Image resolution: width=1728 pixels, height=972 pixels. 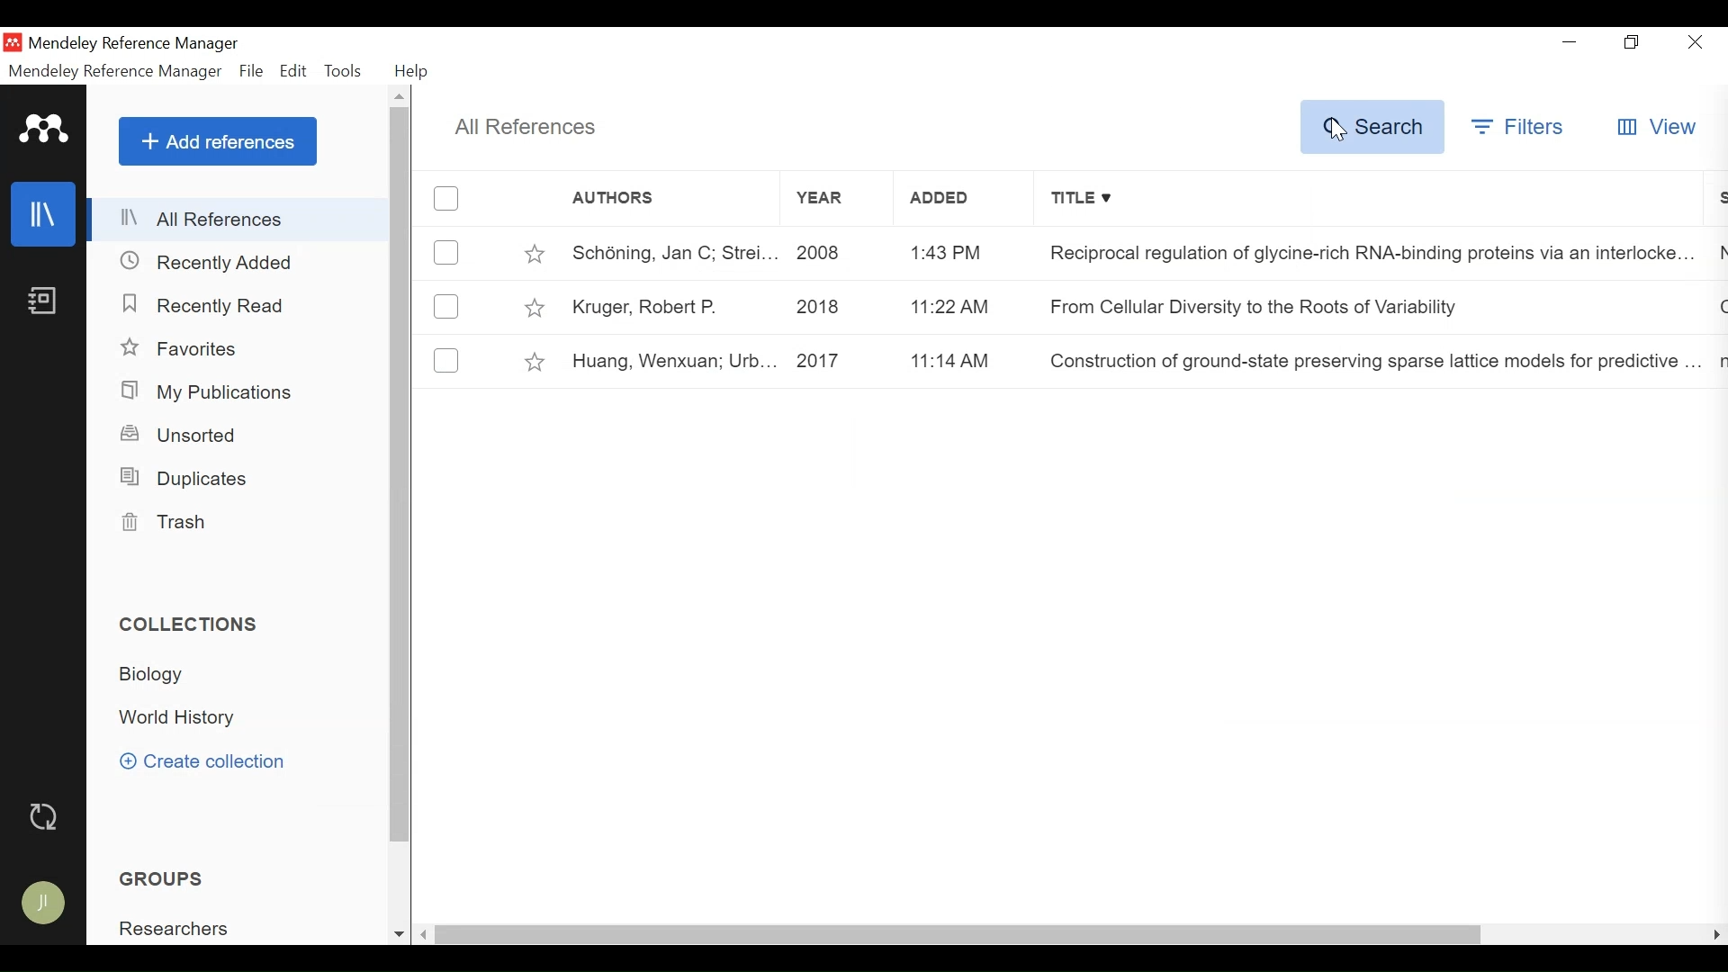 What do you see at coordinates (967, 305) in the screenshot?
I see `11:22 AM` at bounding box center [967, 305].